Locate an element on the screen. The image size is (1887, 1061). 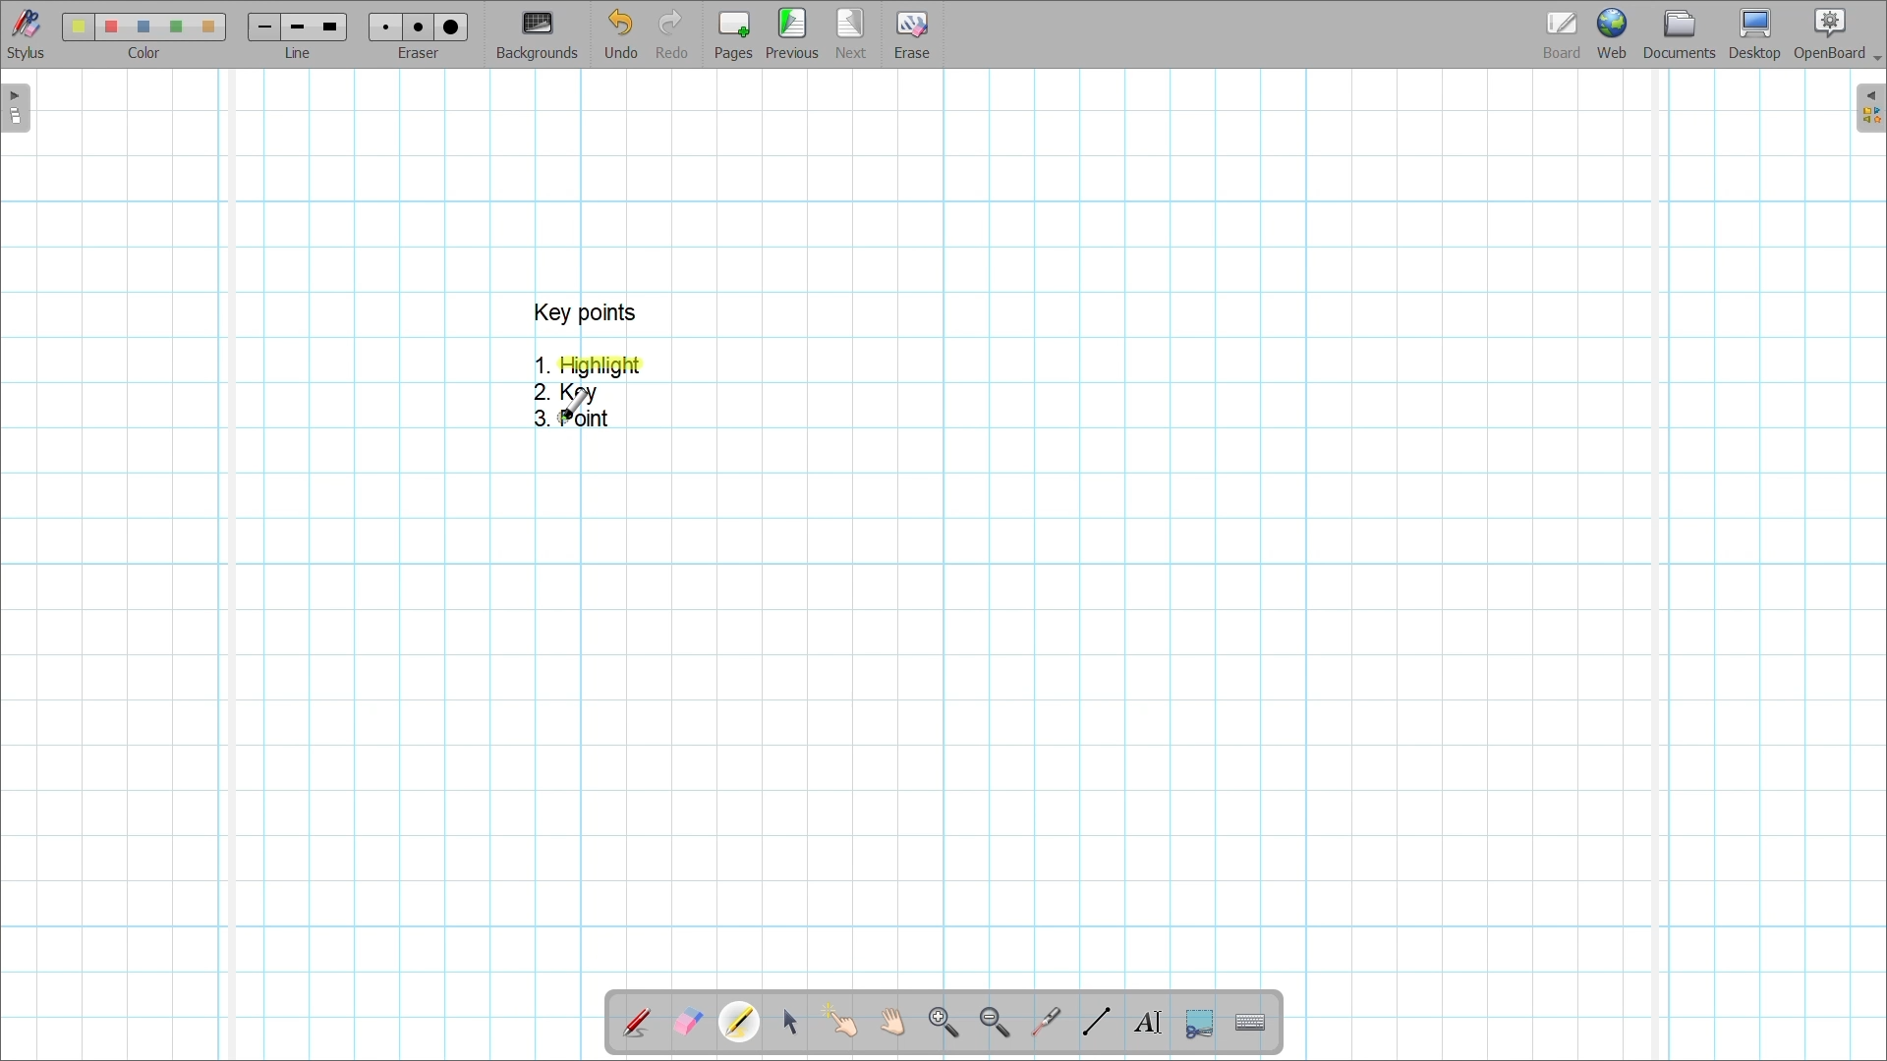
Cursor over point 3 is located at coordinates (573, 405).